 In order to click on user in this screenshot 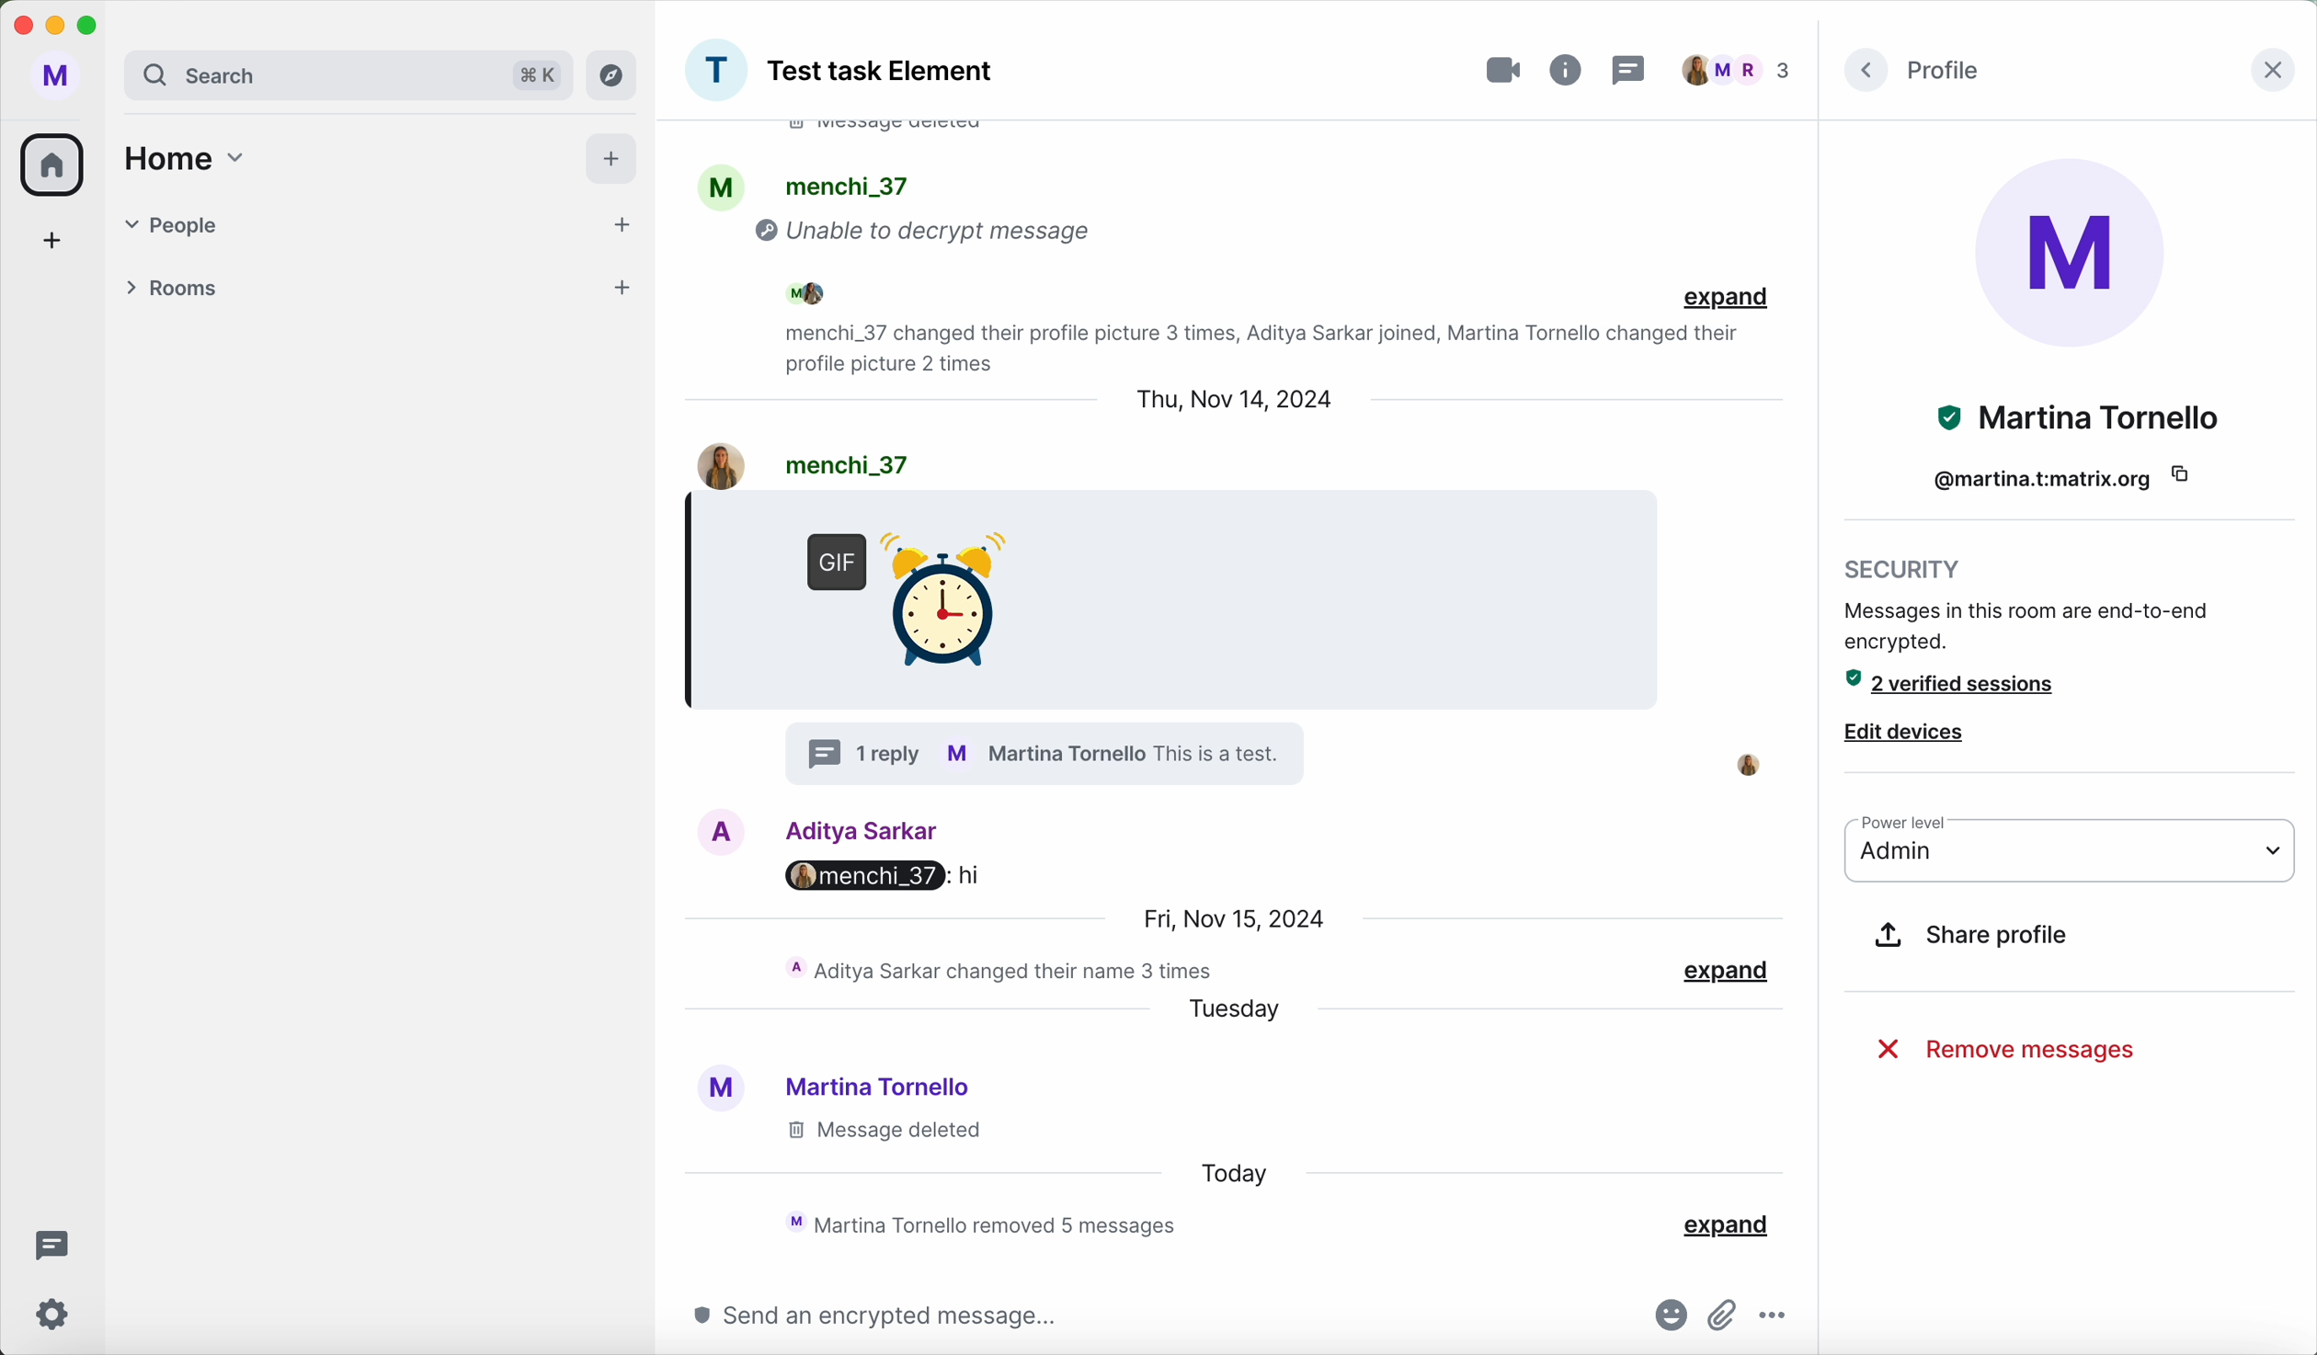, I will do `click(2075, 417)`.